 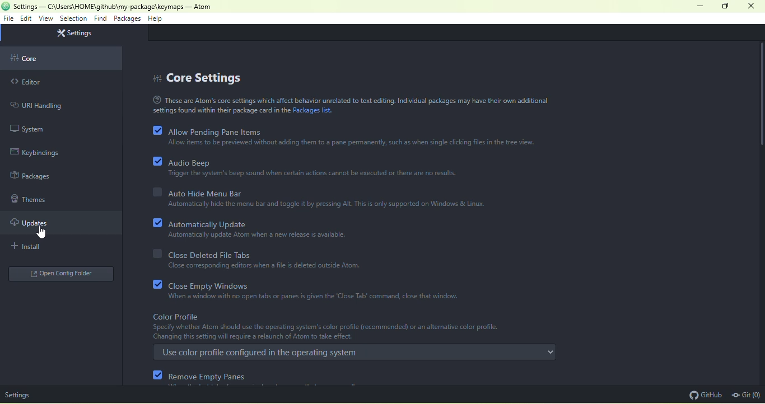 What do you see at coordinates (211, 255) in the screenshot?
I see `close deleted file tabs` at bounding box center [211, 255].